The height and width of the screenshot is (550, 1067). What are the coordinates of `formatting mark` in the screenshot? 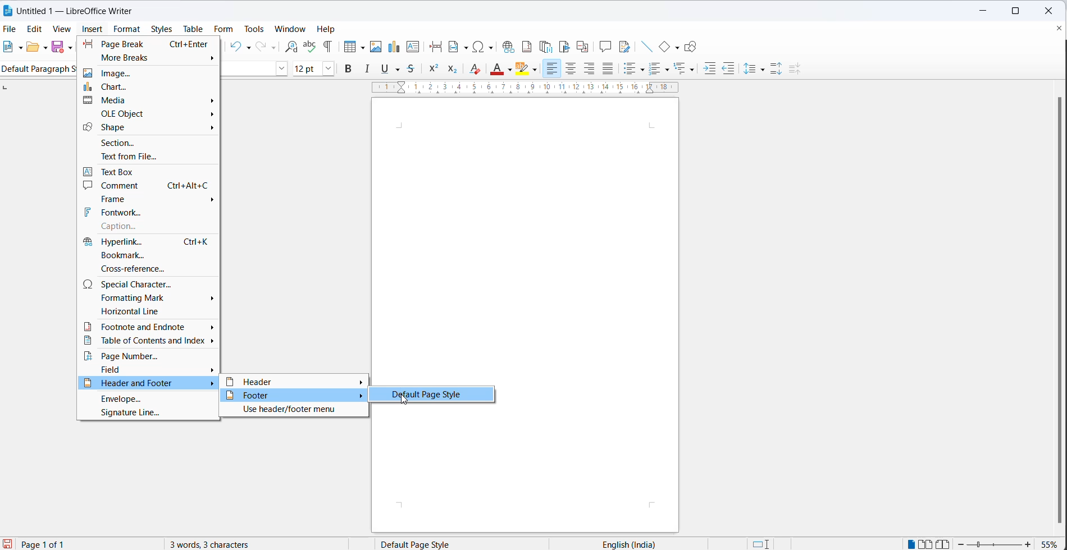 It's located at (147, 299).